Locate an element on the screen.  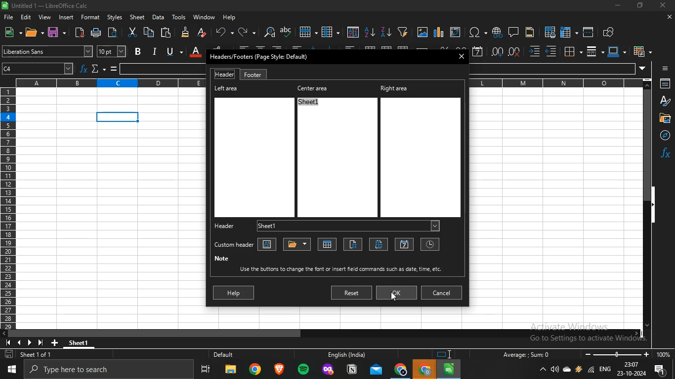
show draw functions is located at coordinates (609, 31).